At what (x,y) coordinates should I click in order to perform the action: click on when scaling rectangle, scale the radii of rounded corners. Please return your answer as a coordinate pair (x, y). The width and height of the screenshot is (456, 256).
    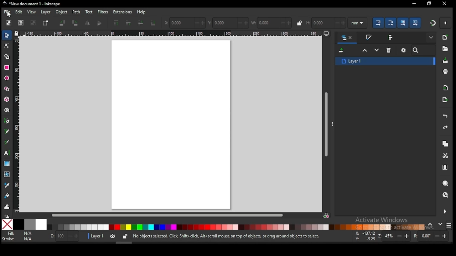
    Looking at the image, I should click on (390, 23).